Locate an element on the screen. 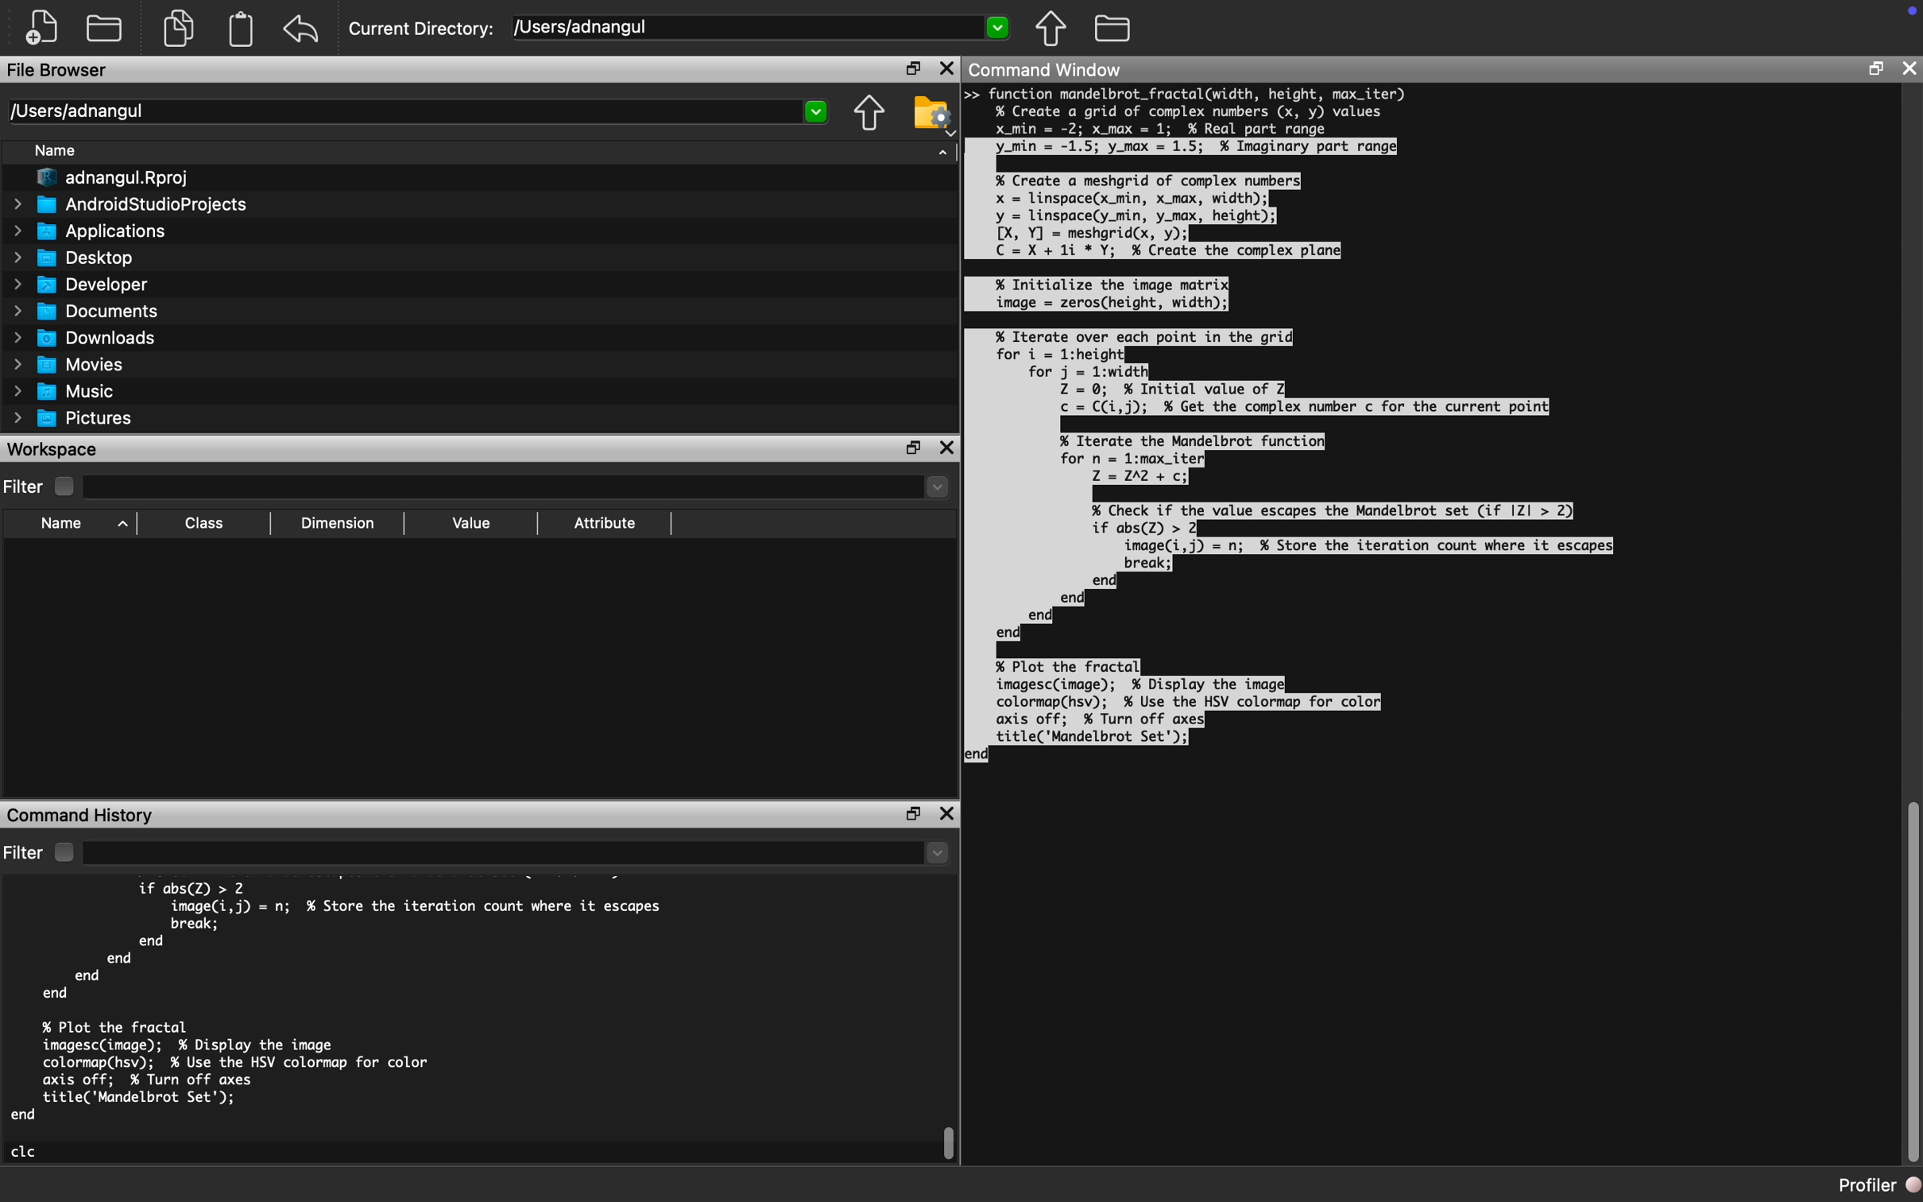 The image size is (1923, 1202). Restore Down is located at coordinates (912, 446).